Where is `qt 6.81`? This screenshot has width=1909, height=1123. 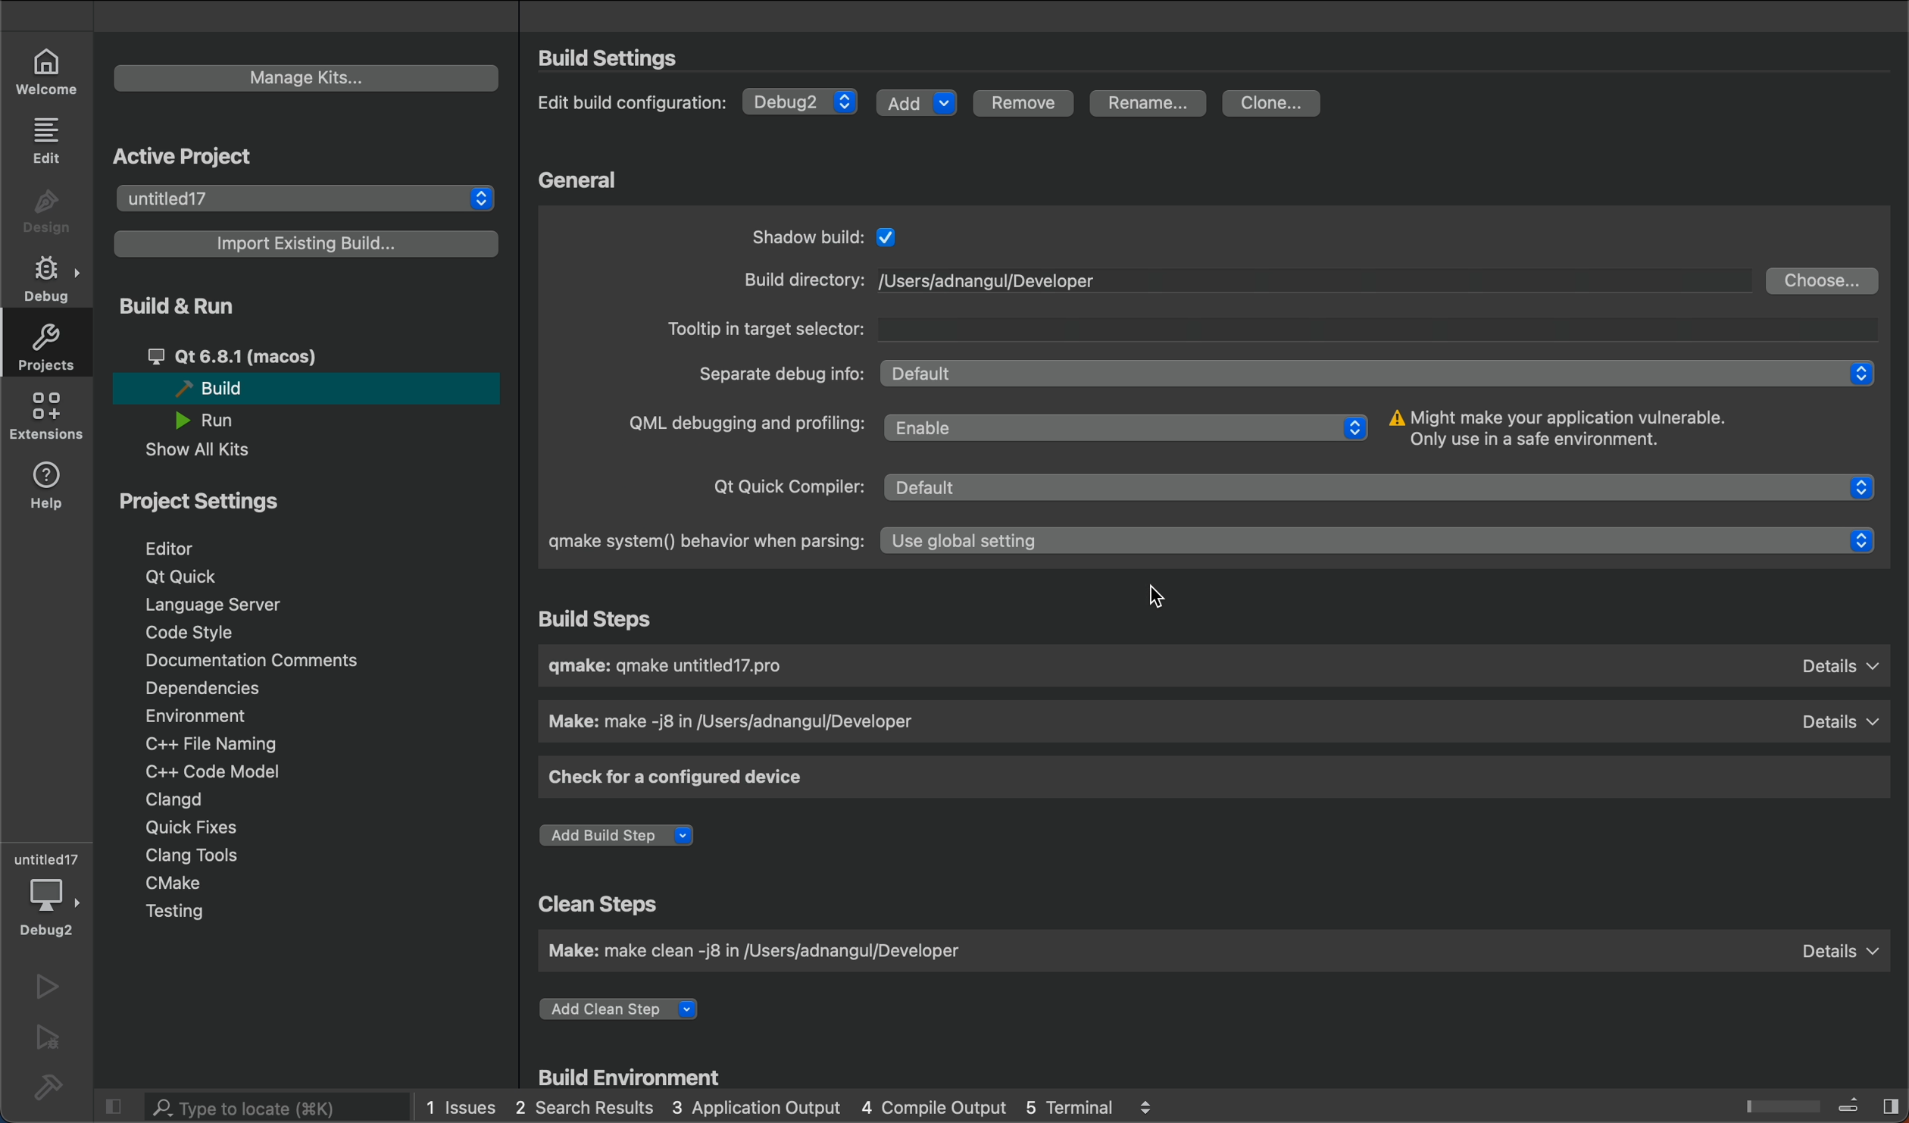 qt 6.81 is located at coordinates (271, 356).